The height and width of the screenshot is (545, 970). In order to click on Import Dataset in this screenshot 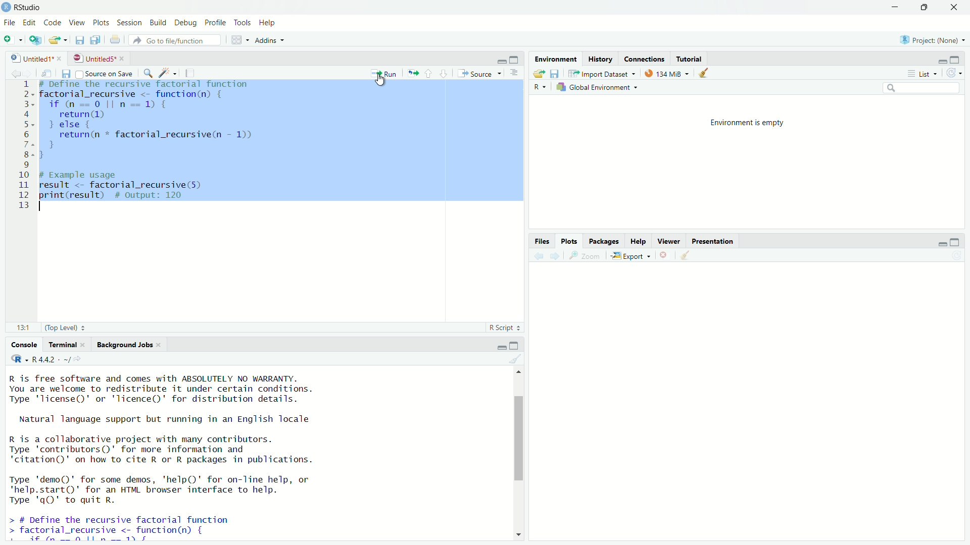, I will do `click(606, 73)`.